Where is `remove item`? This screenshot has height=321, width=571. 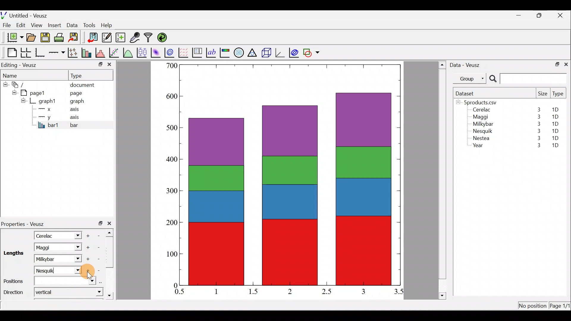
remove item is located at coordinates (98, 247).